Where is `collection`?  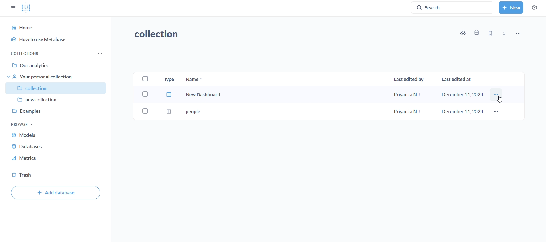
collection is located at coordinates (56, 88).